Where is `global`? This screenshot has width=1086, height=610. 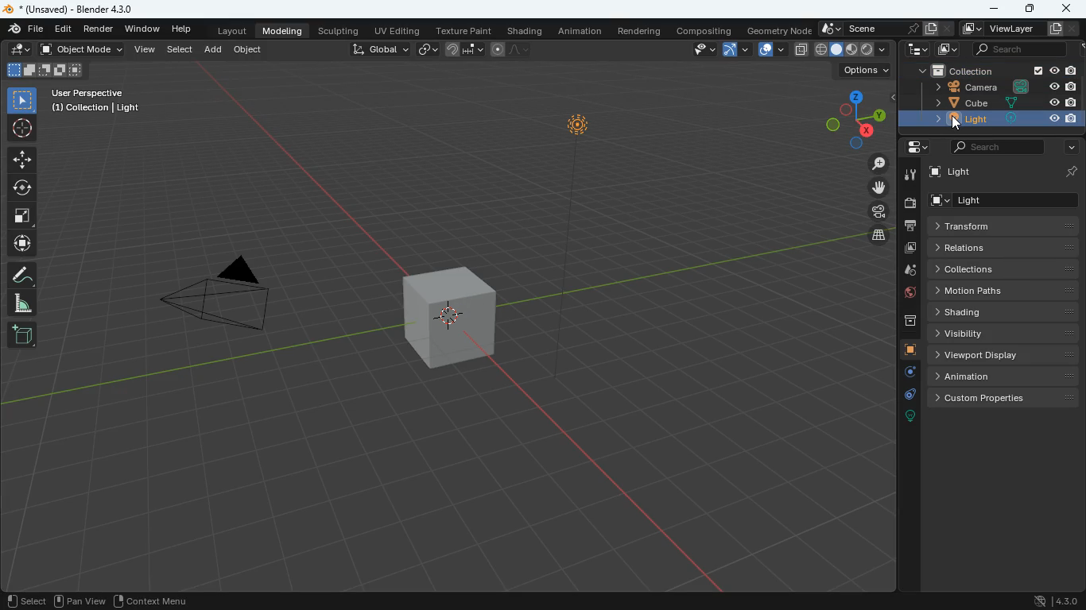
global is located at coordinates (819, 50).